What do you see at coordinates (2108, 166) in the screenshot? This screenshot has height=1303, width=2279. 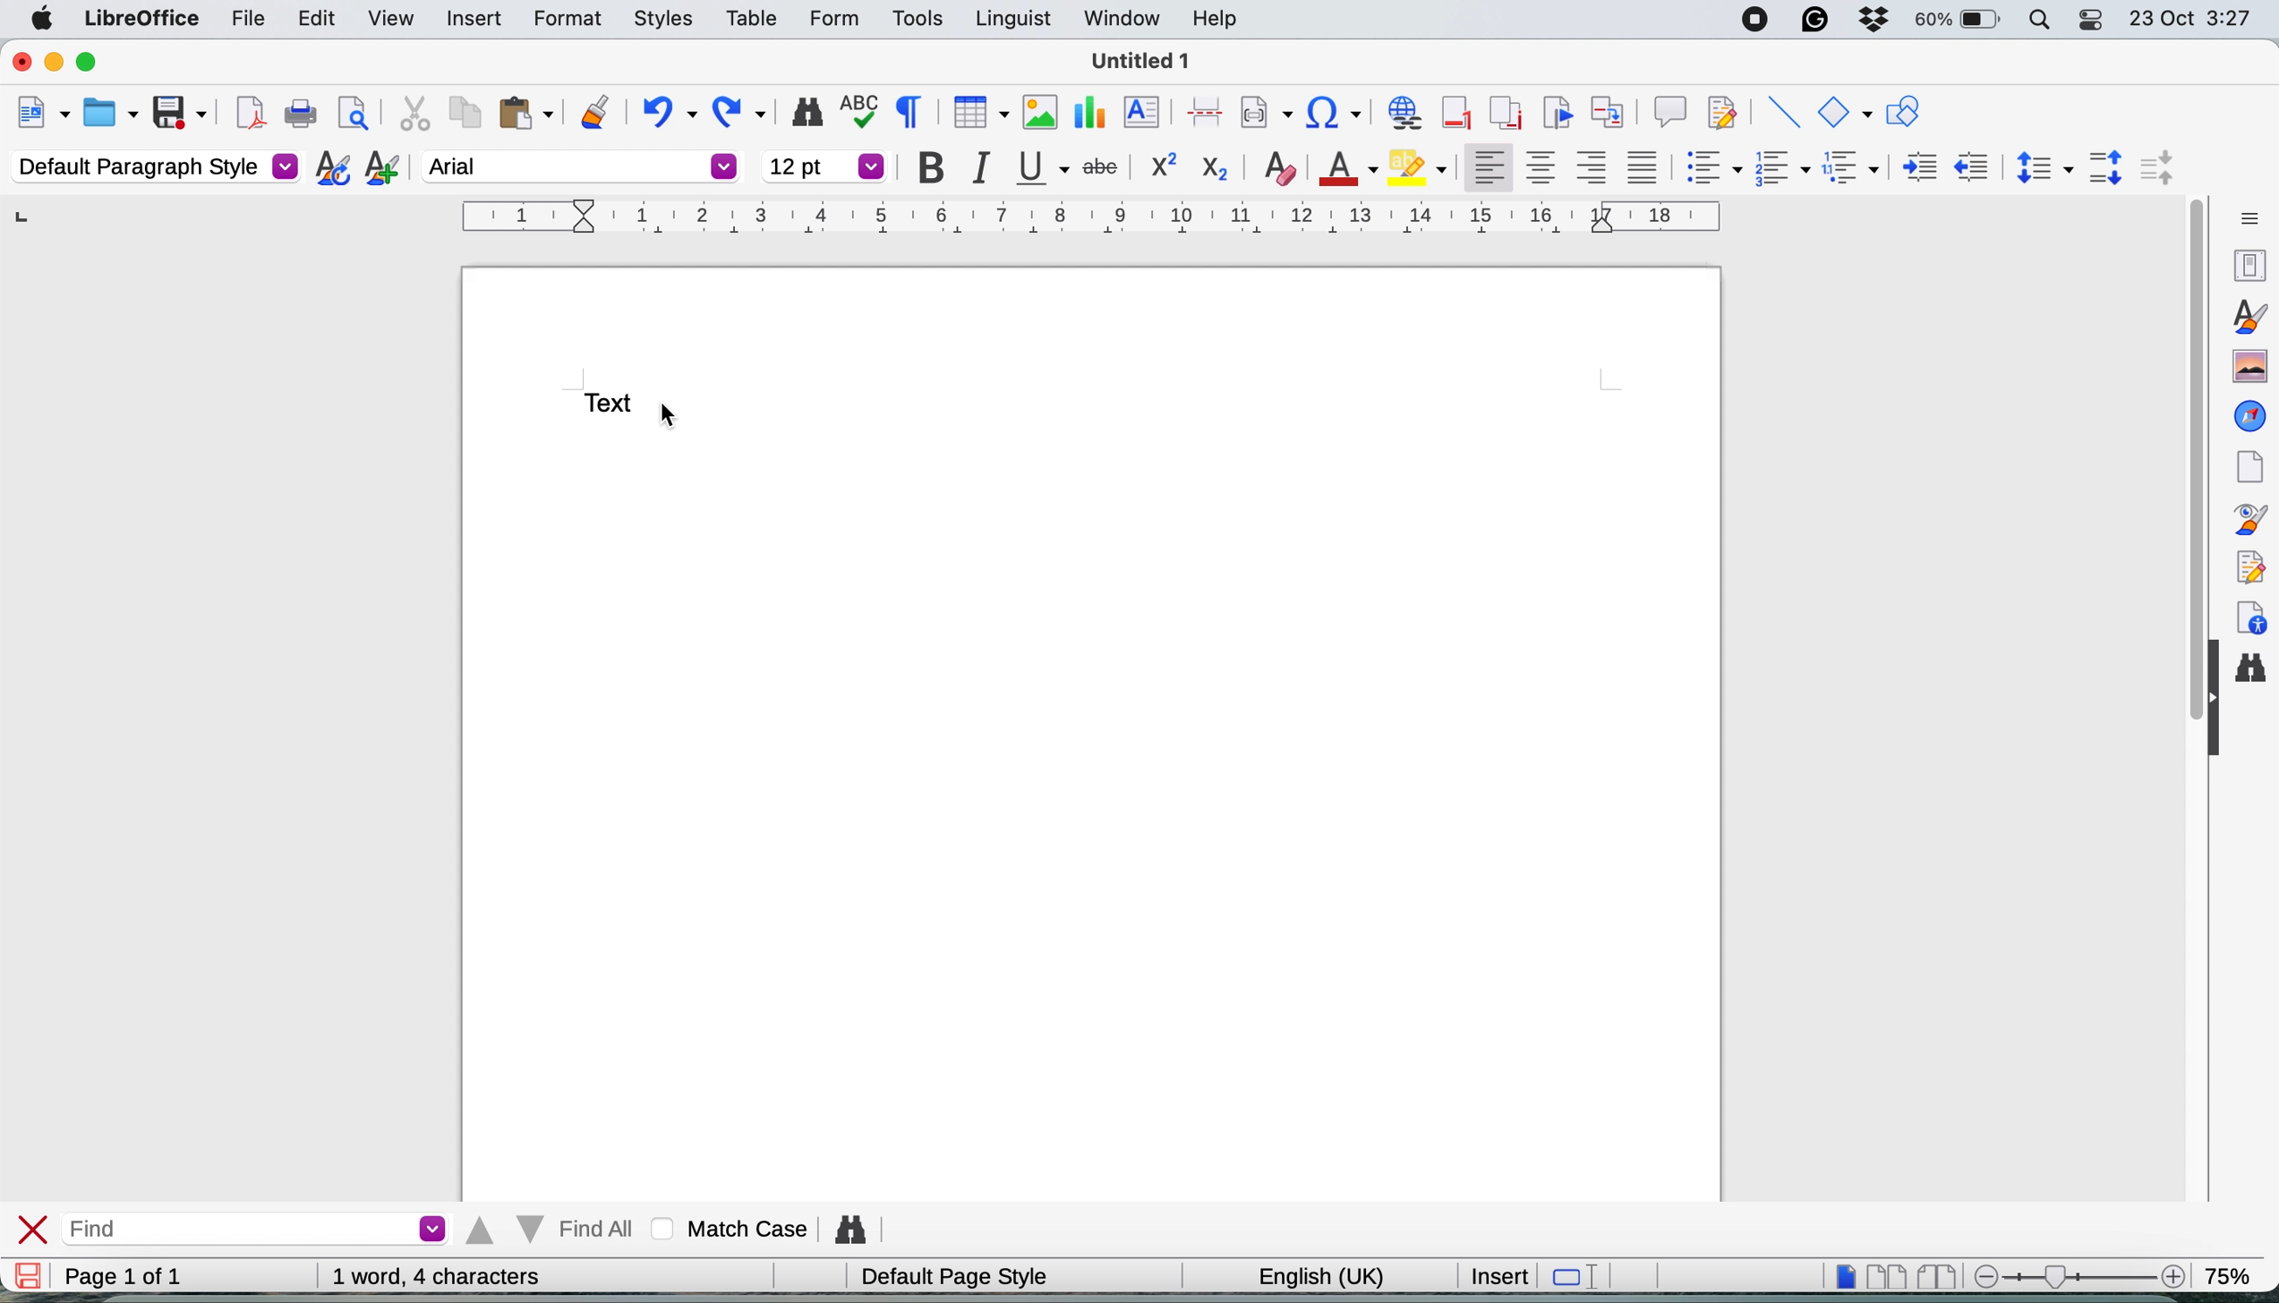 I see `increase paragraph spacing` at bounding box center [2108, 166].